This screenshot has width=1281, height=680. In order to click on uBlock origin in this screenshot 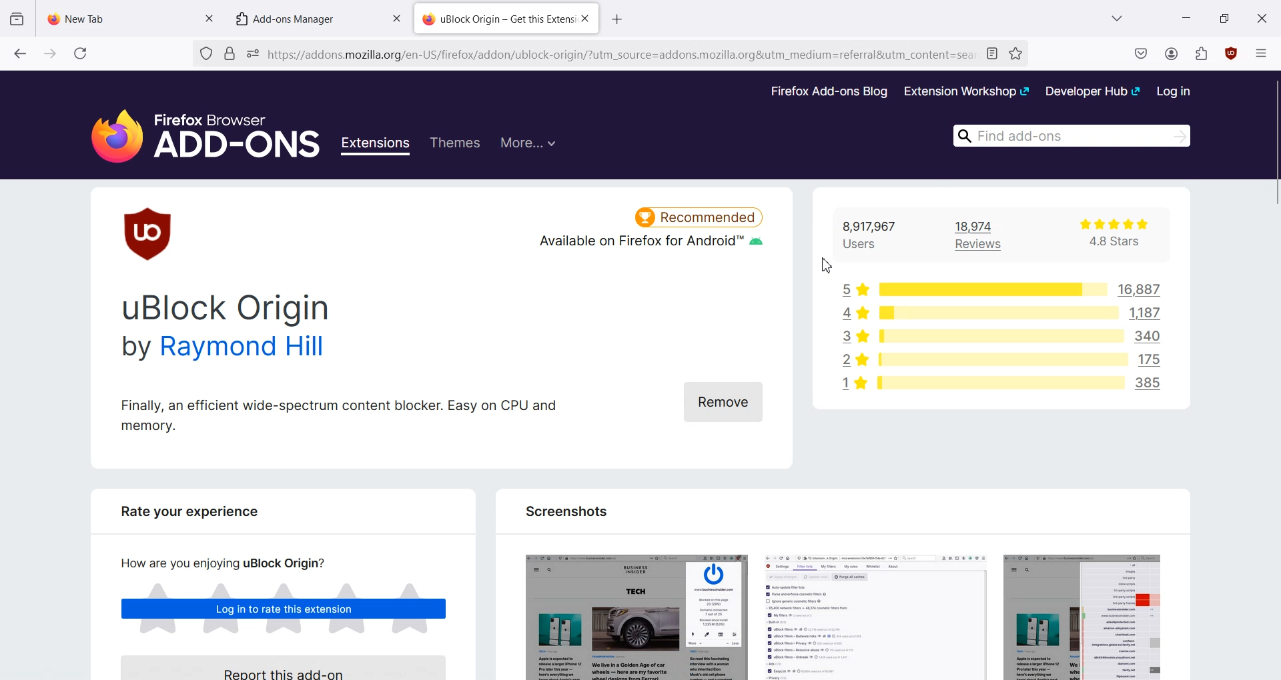, I will do `click(1232, 56)`.